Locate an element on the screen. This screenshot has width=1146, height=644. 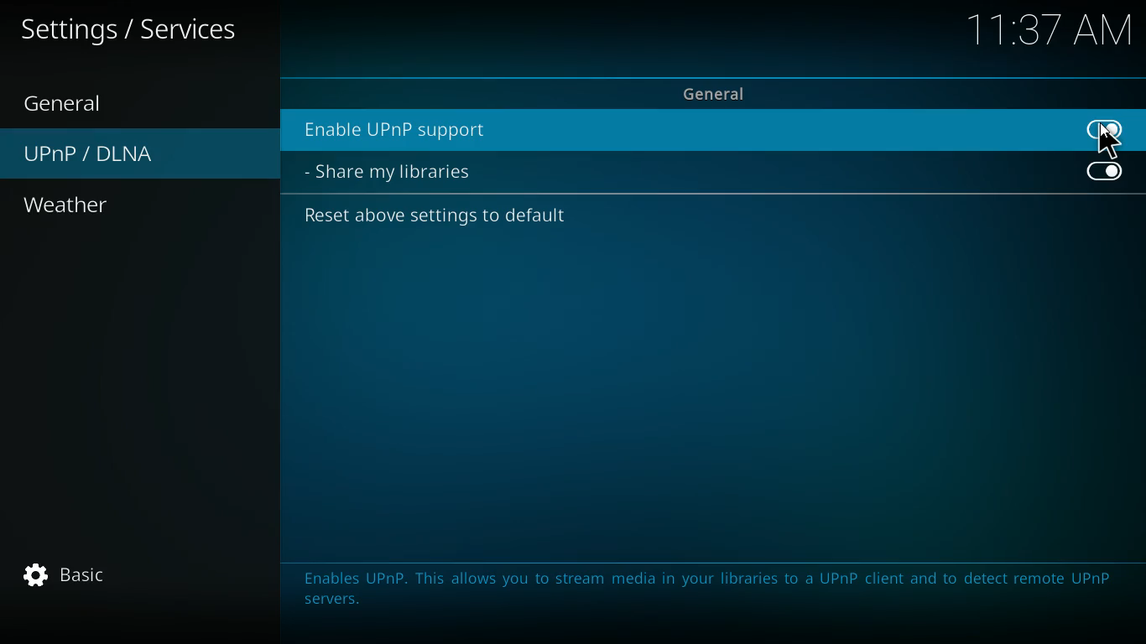
settings / services is located at coordinates (133, 30).